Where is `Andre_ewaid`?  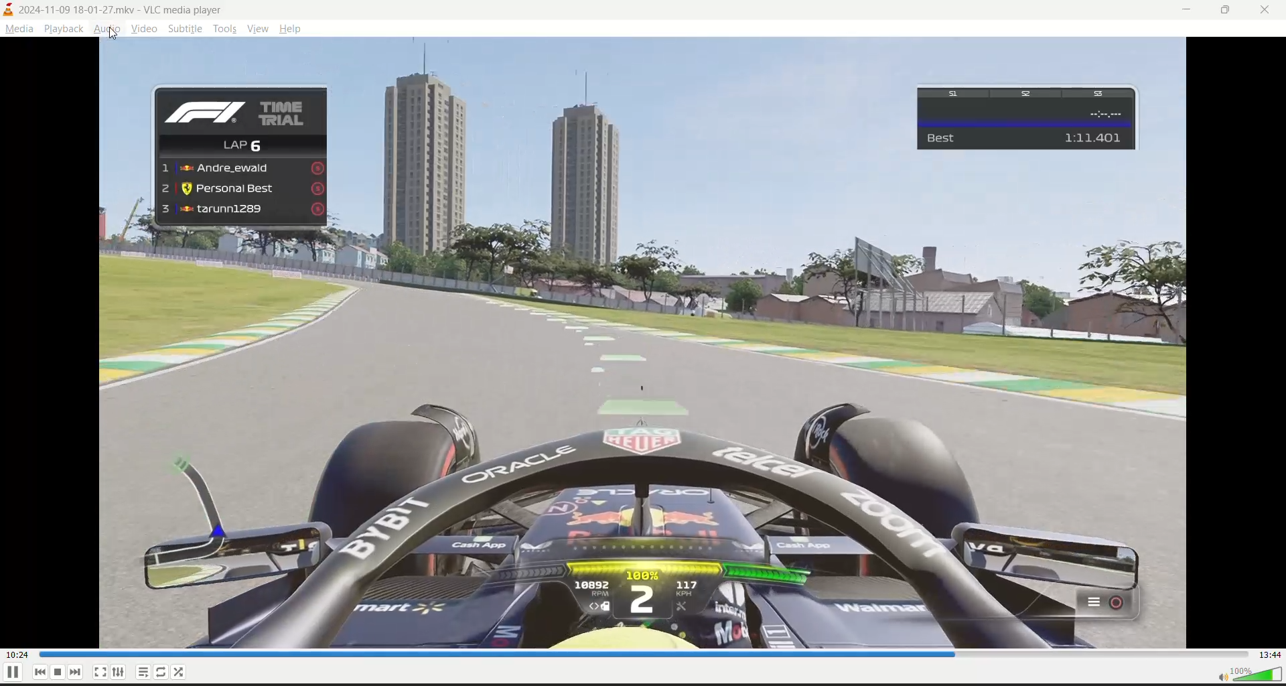 Andre_ewaid is located at coordinates (242, 168).